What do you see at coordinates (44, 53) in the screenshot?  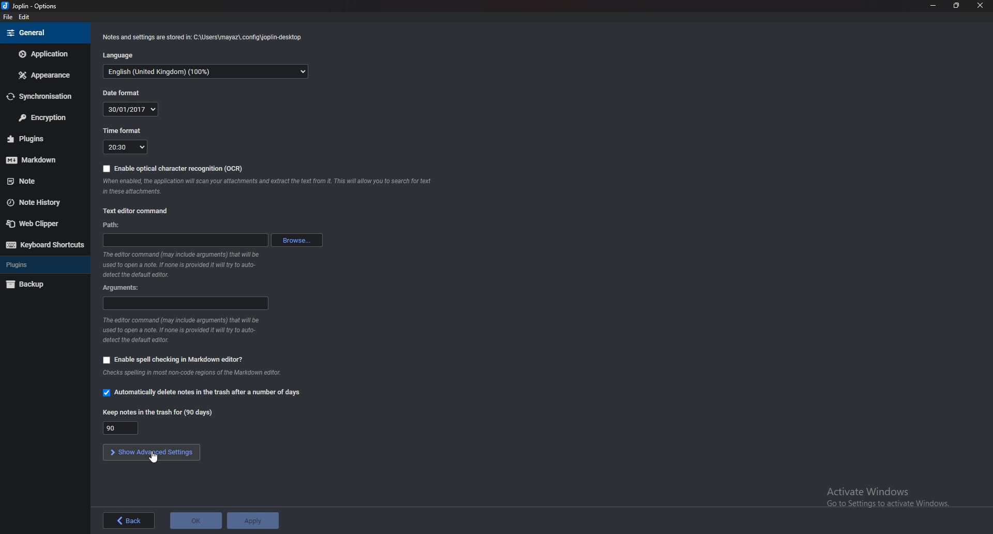 I see `Application` at bounding box center [44, 53].